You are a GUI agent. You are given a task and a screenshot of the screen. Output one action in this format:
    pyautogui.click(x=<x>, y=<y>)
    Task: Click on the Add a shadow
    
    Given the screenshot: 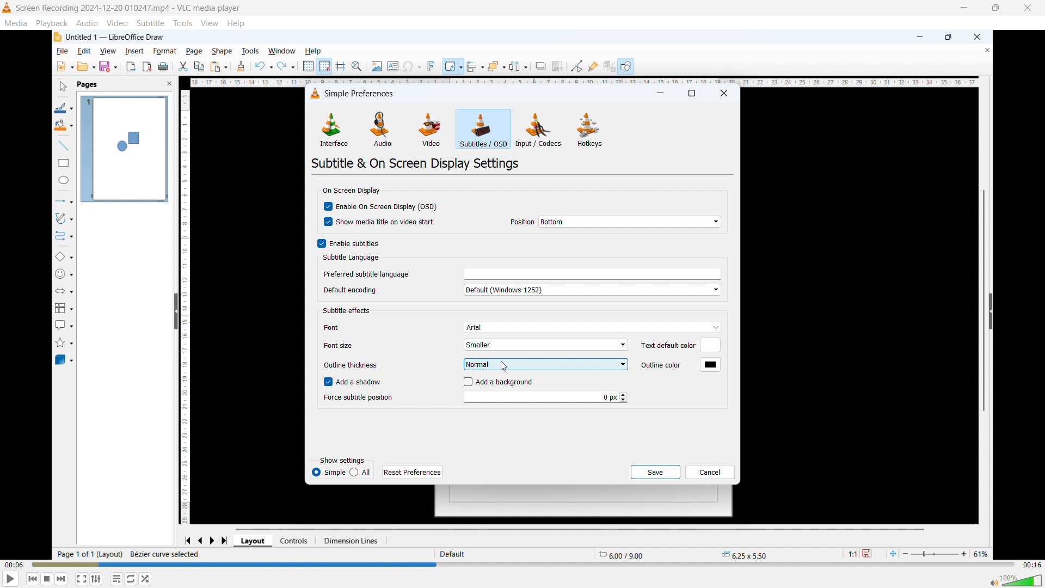 What is the action you would take?
    pyautogui.click(x=353, y=382)
    